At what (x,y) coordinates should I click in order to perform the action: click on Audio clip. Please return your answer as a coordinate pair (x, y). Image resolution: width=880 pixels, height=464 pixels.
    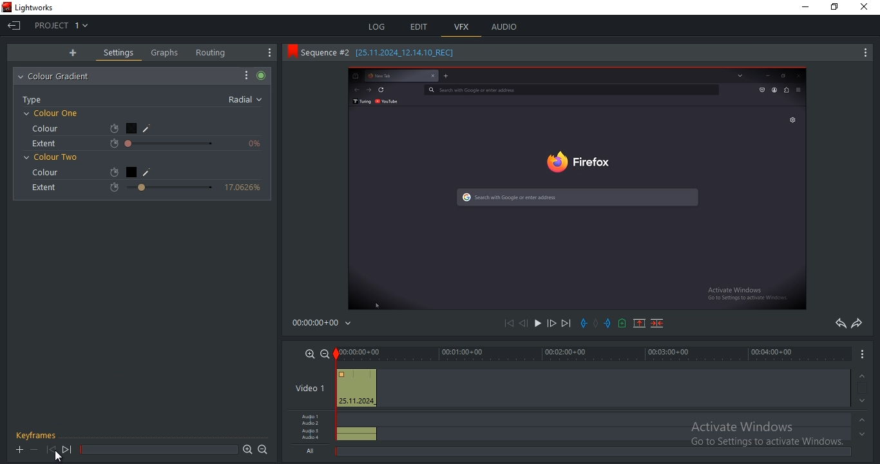
    Looking at the image, I should click on (358, 430).